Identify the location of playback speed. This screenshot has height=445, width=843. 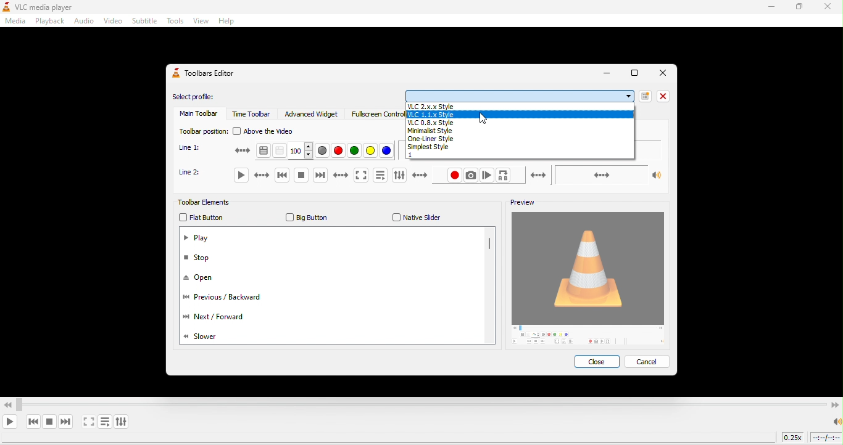
(793, 439).